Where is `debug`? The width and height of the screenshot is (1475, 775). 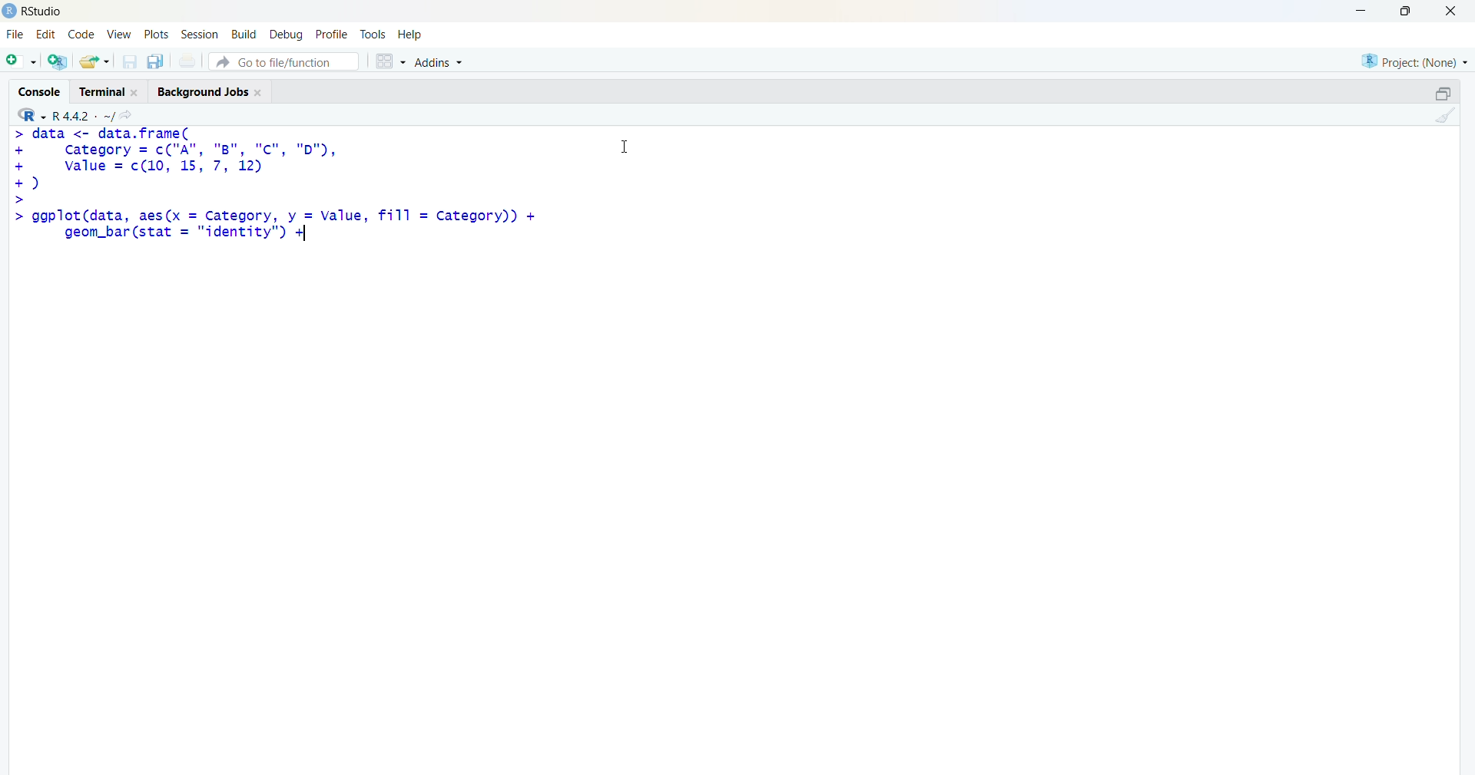
debug is located at coordinates (287, 34).